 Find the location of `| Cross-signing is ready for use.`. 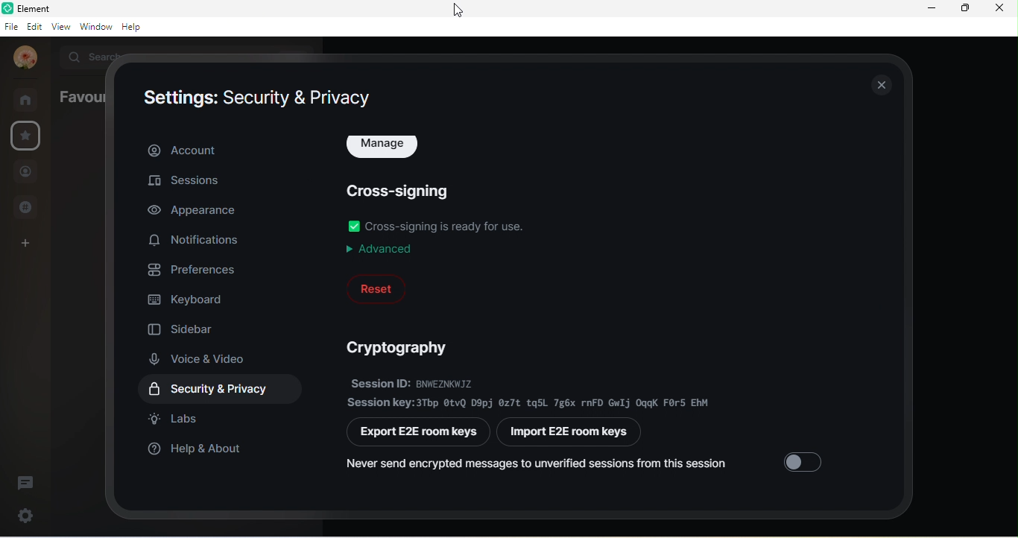

| Cross-signing is ready for use. is located at coordinates (446, 227).